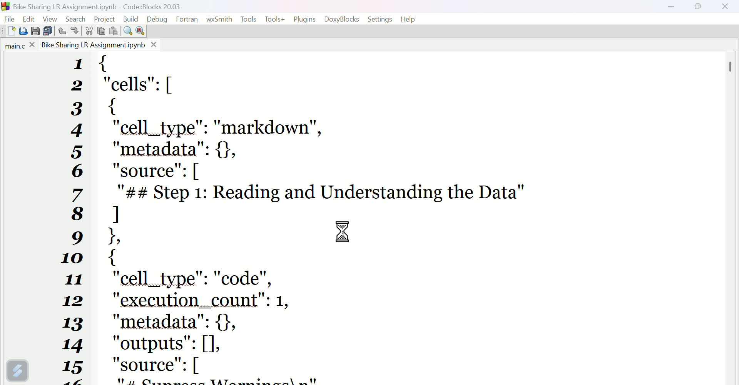 Image resolution: width=739 pixels, height=385 pixels. Describe the element at coordinates (79, 219) in the screenshot. I see `Numbers` at that location.